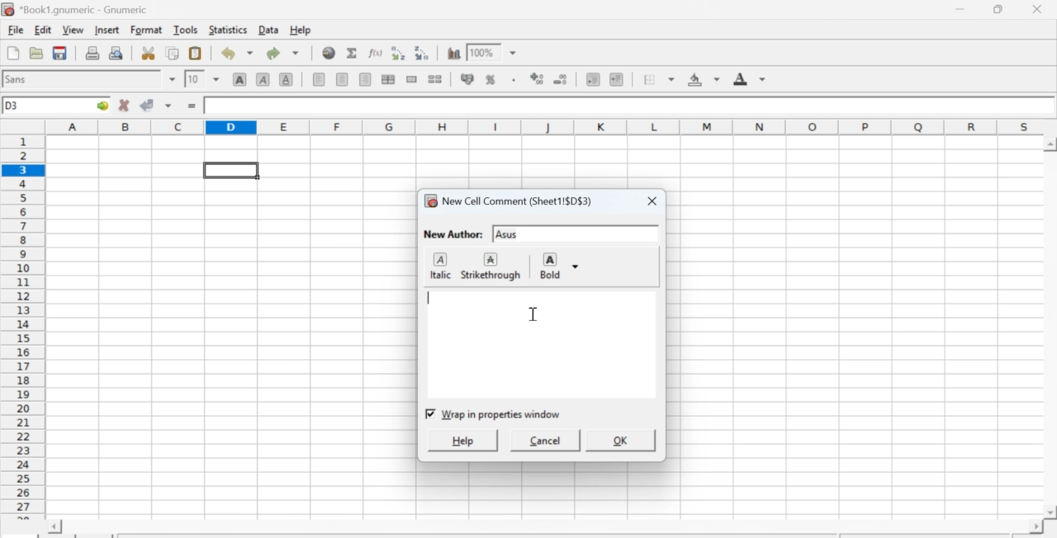 The height and width of the screenshot is (538, 1057). What do you see at coordinates (750, 80) in the screenshot?
I see `Foreground` at bounding box center [750, 80].